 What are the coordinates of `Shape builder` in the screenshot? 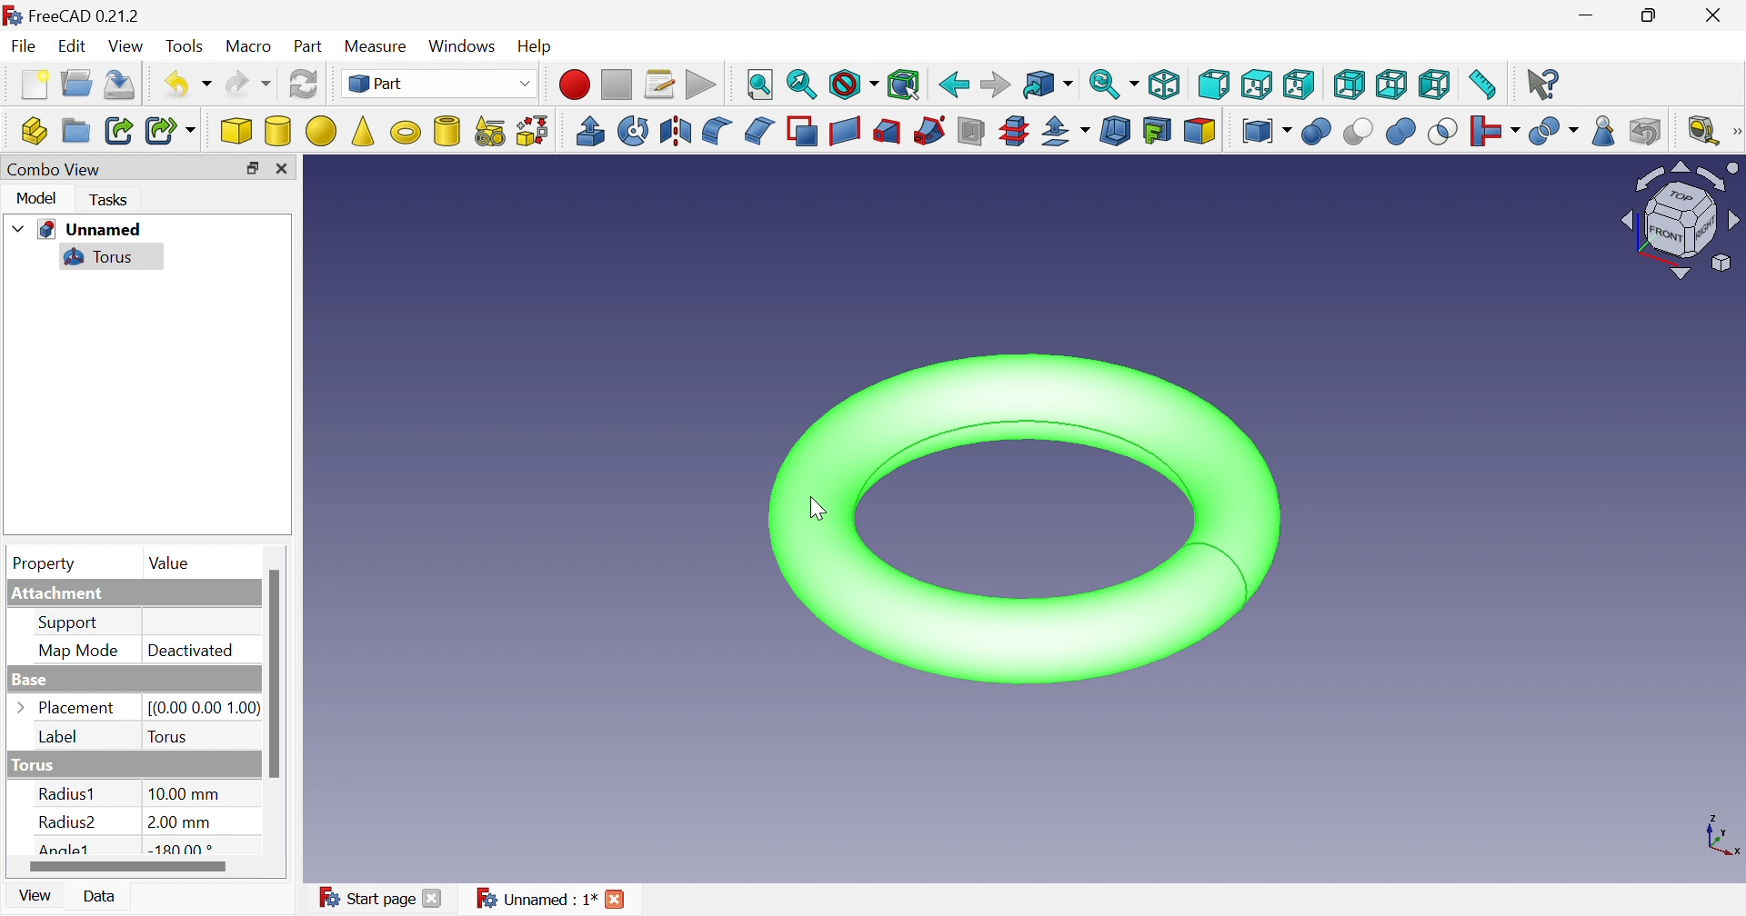 It's located at (537, 132).